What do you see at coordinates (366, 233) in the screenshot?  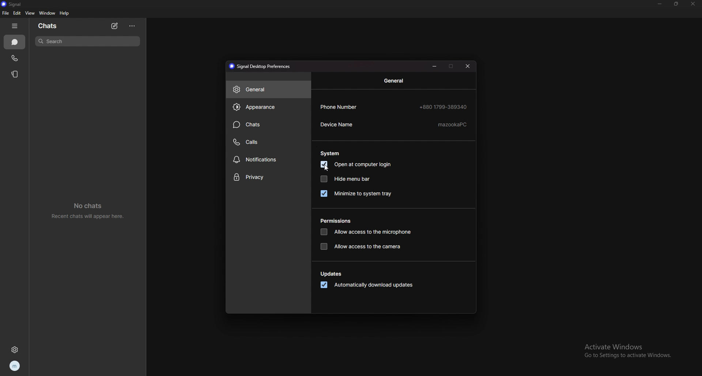 I see `allow access to microphone` at bounding box center [366, 233].